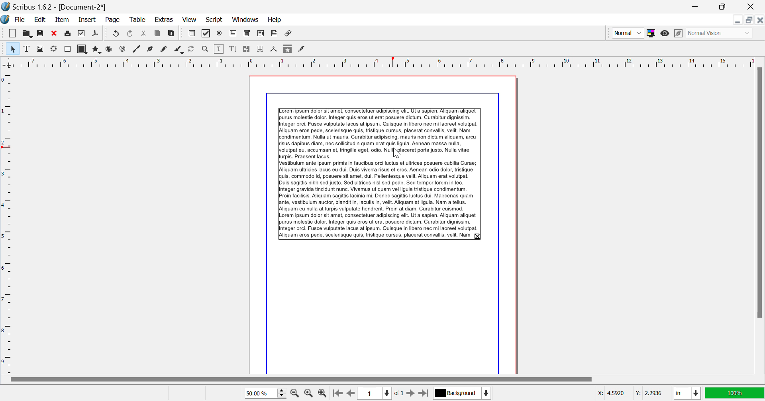  I want to click on Page, so click(112, 20).